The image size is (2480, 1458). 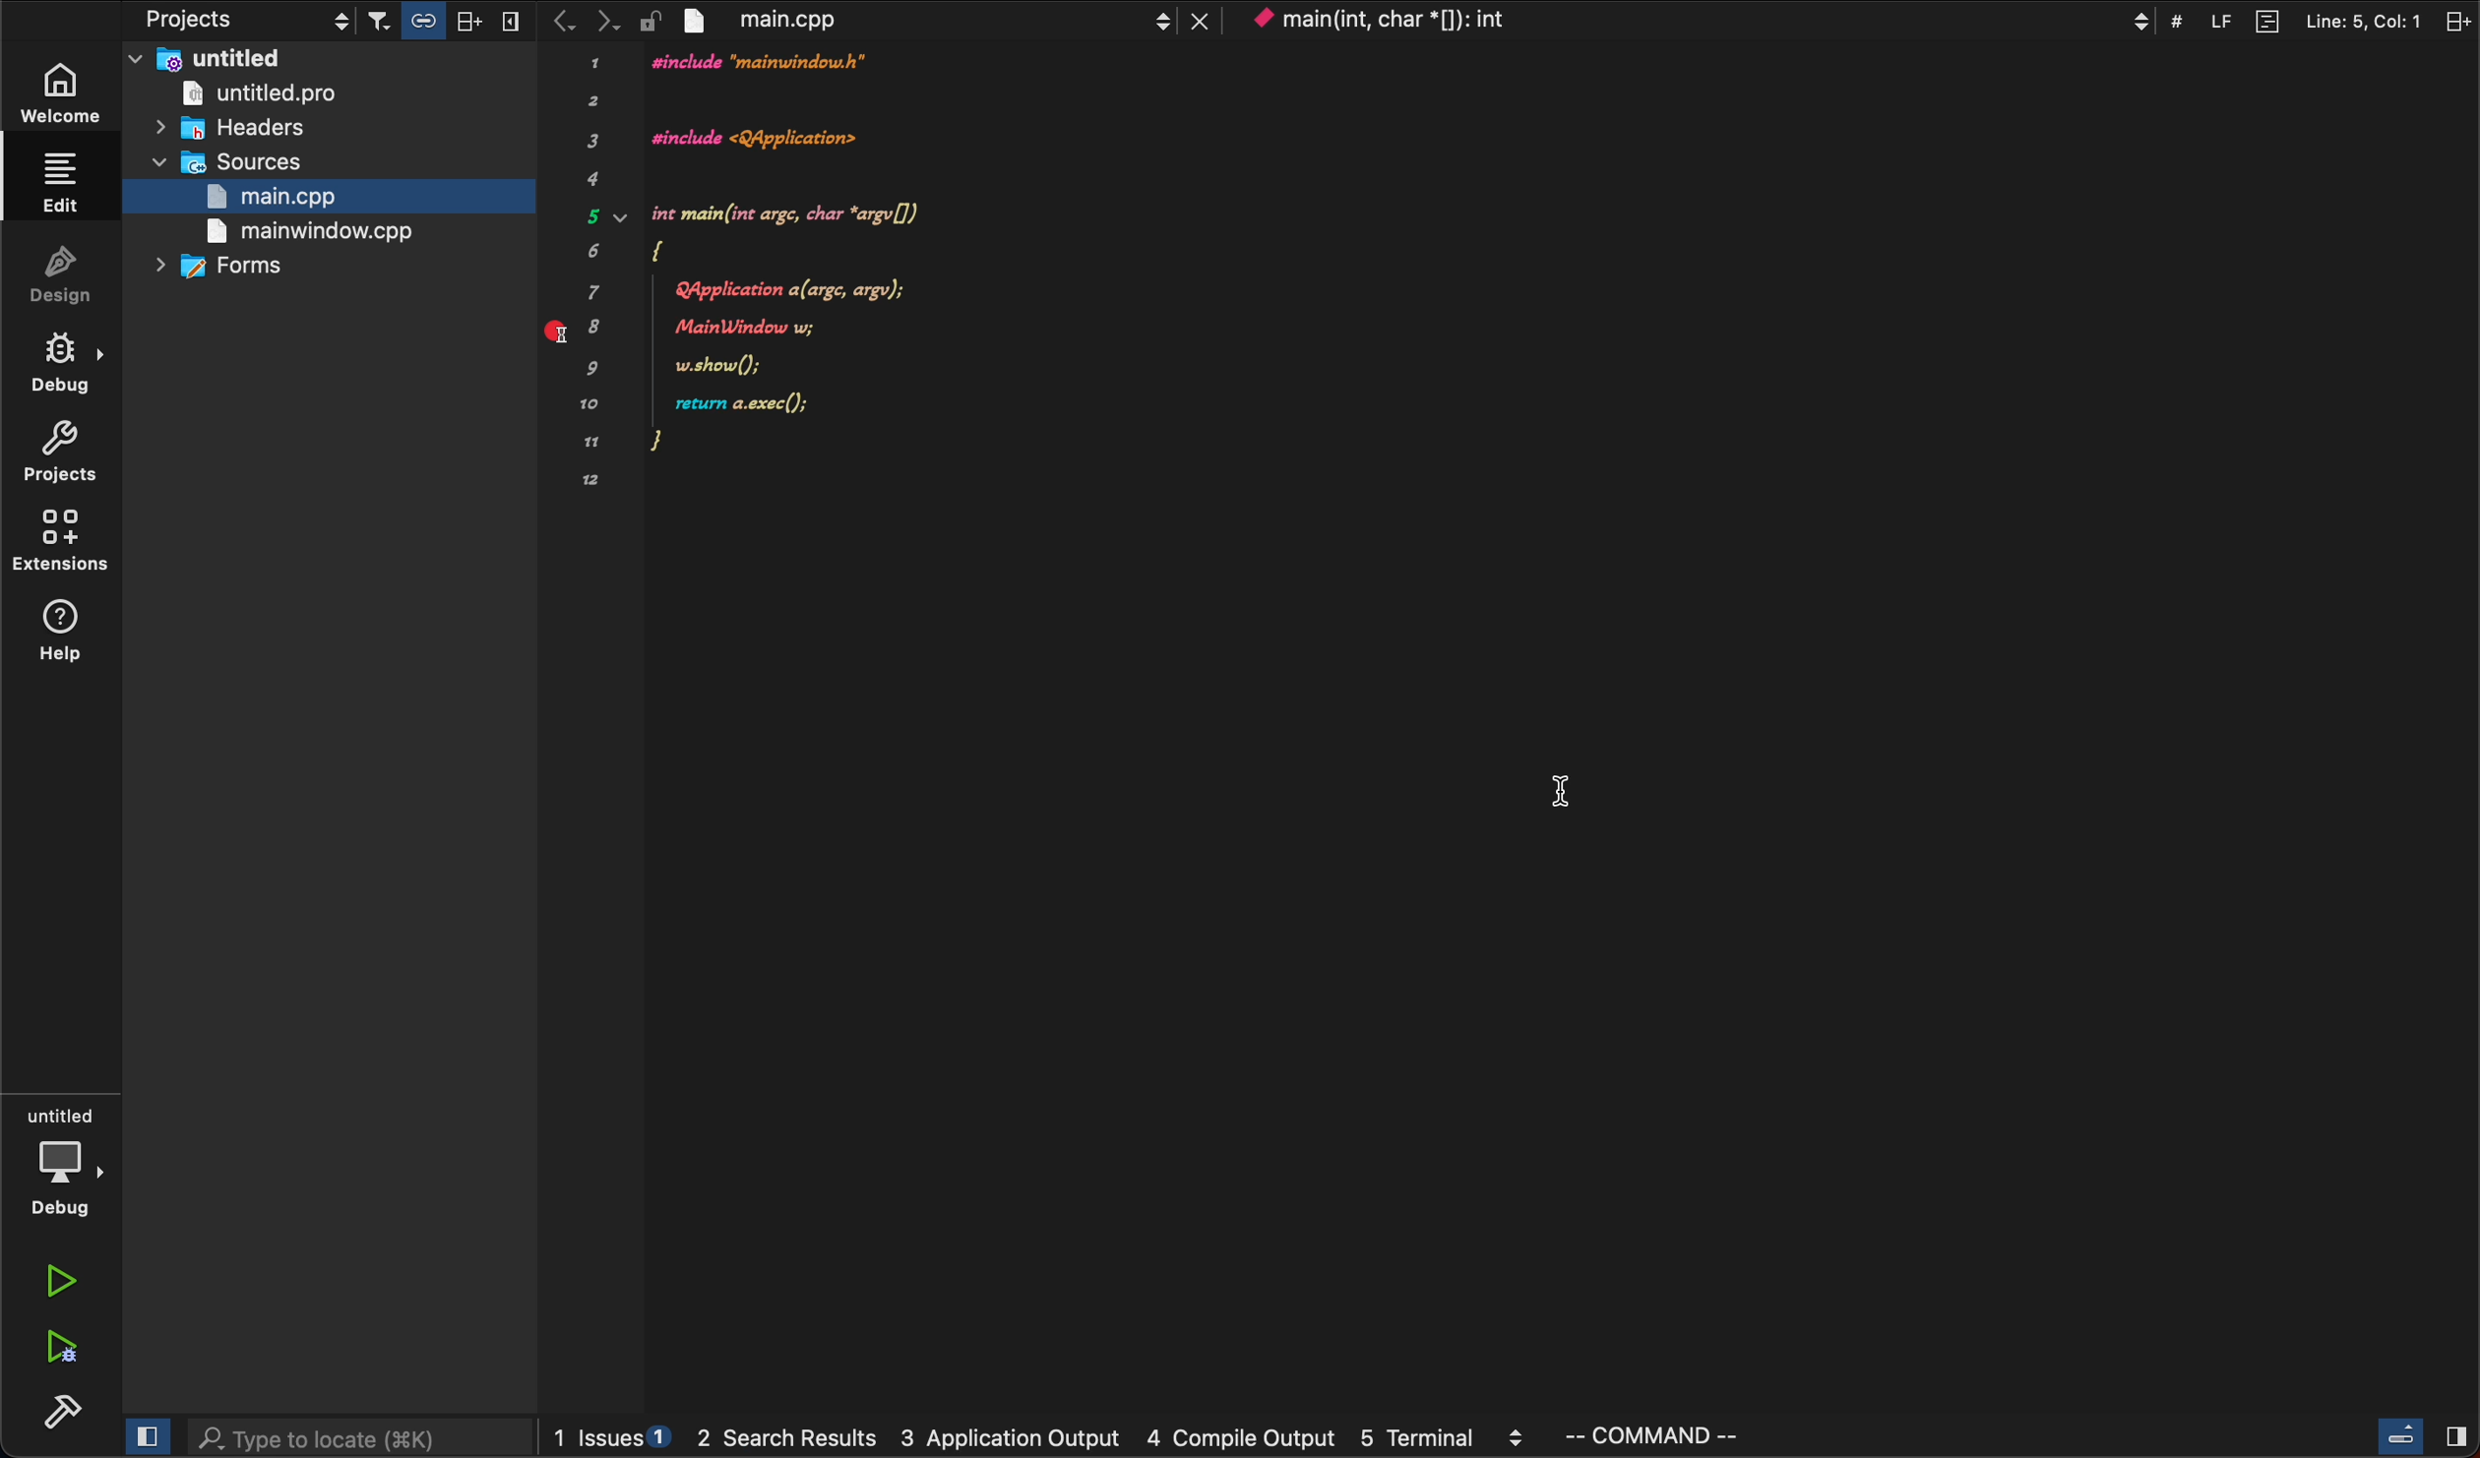 What do you see at coordinates (358, 1440) in the screenshot?
I see `search bar` at bounding box center [358, 1440].